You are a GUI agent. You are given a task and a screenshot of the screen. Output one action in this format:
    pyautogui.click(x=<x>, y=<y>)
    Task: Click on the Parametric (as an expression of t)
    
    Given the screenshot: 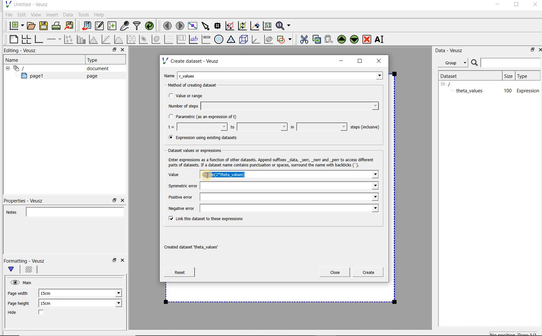 What is the action you would take?
    pyautogui.click(x=206, y=117)
    